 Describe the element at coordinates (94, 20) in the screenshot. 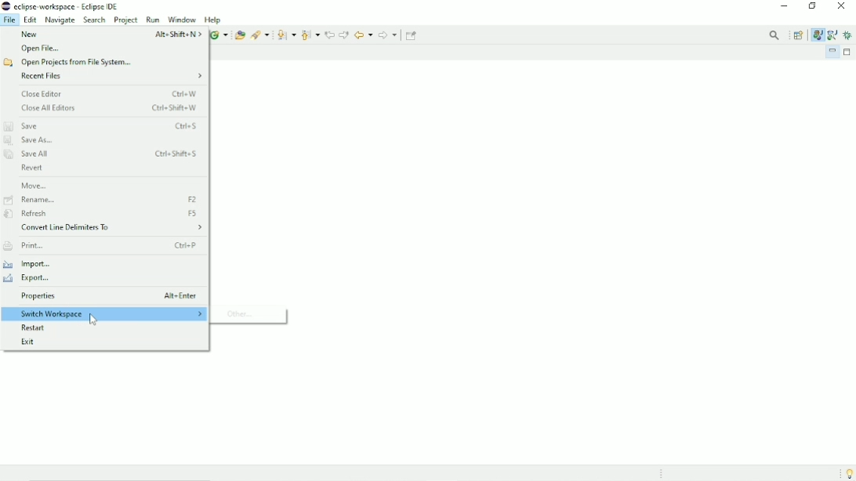

I see `Search` at that location.